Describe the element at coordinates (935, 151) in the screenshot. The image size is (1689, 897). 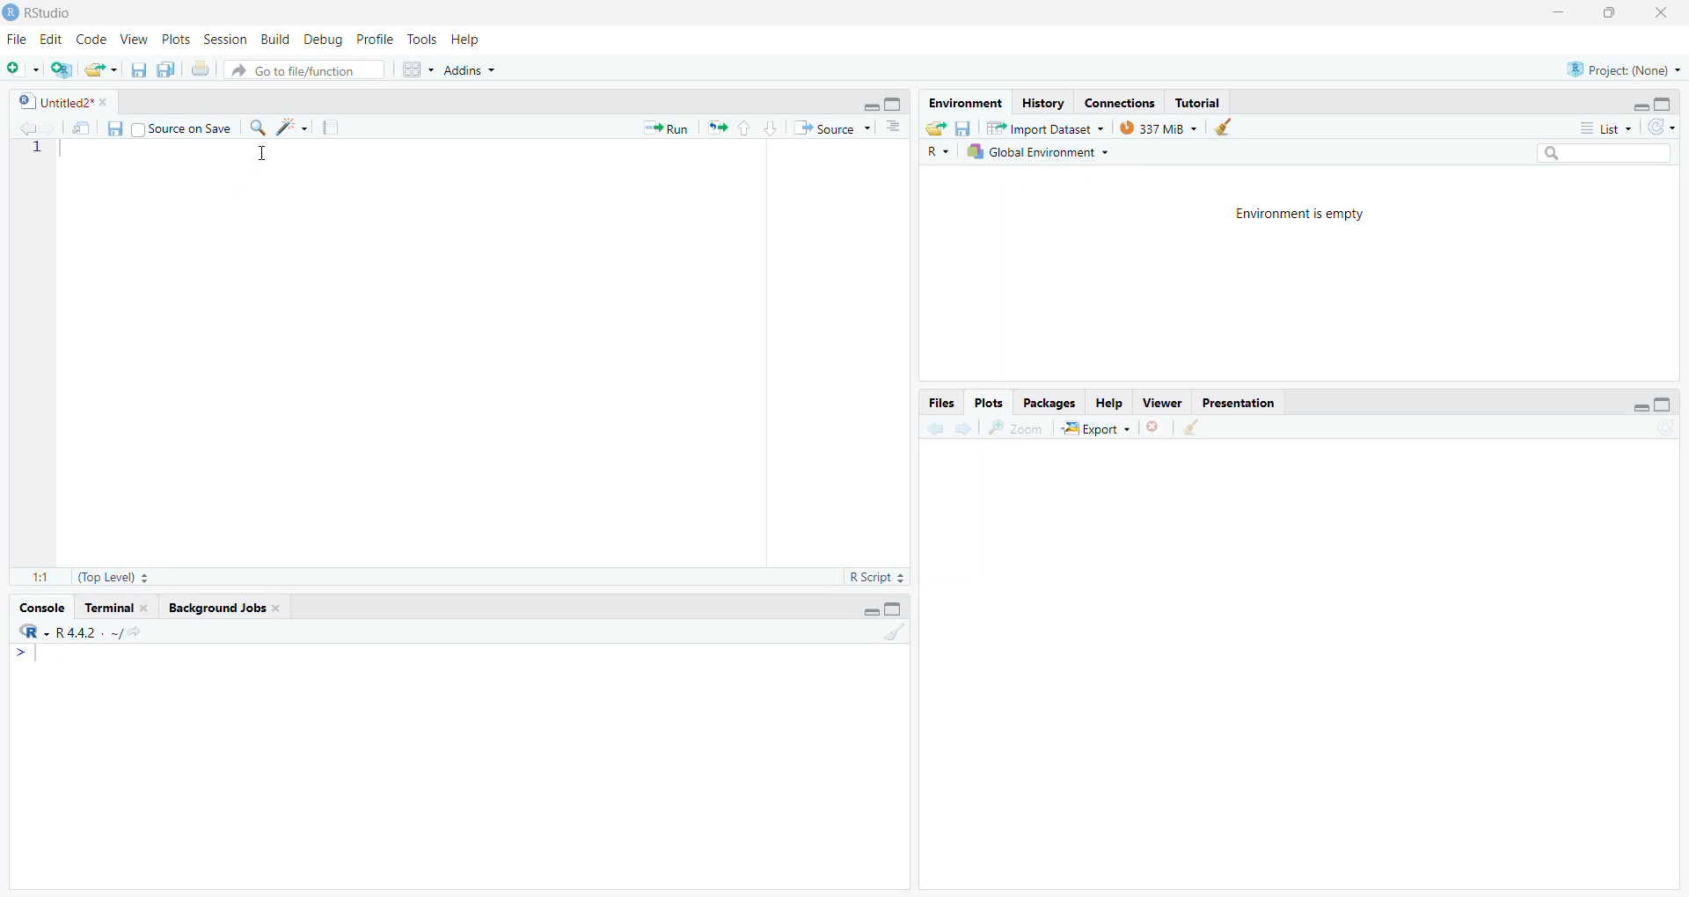
I see `R` at that location.